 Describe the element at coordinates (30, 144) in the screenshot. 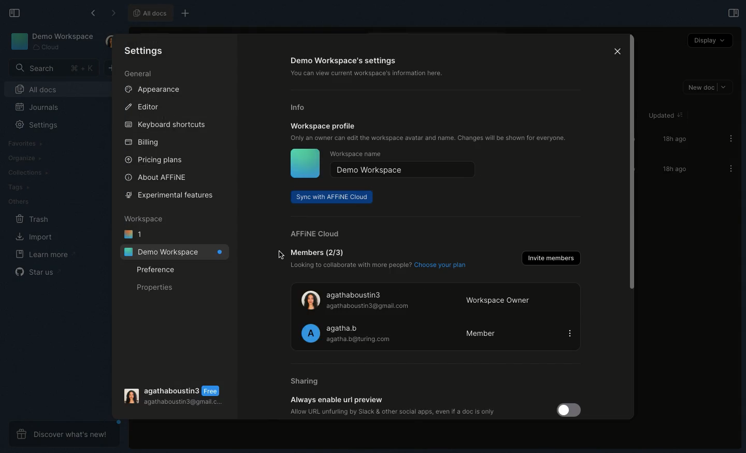

I see `Favorites` at that location.